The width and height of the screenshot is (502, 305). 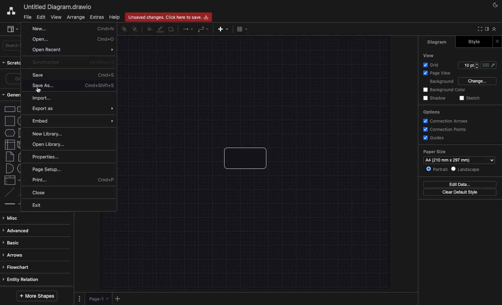 I want to click on Collapse, so click(x=494, y=29).